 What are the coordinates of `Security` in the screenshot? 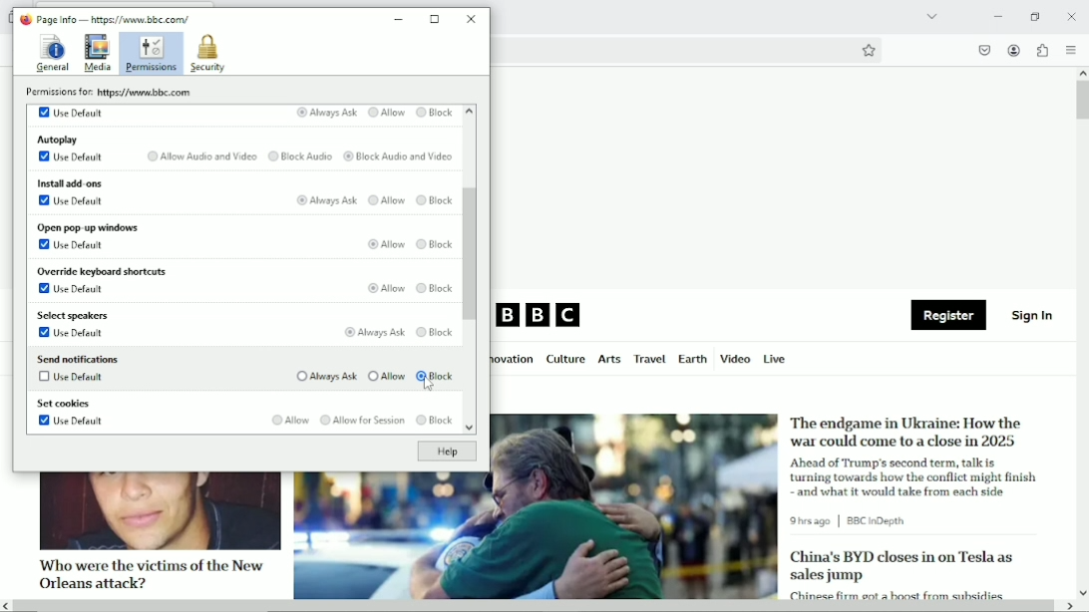 It's located at (207, 54).